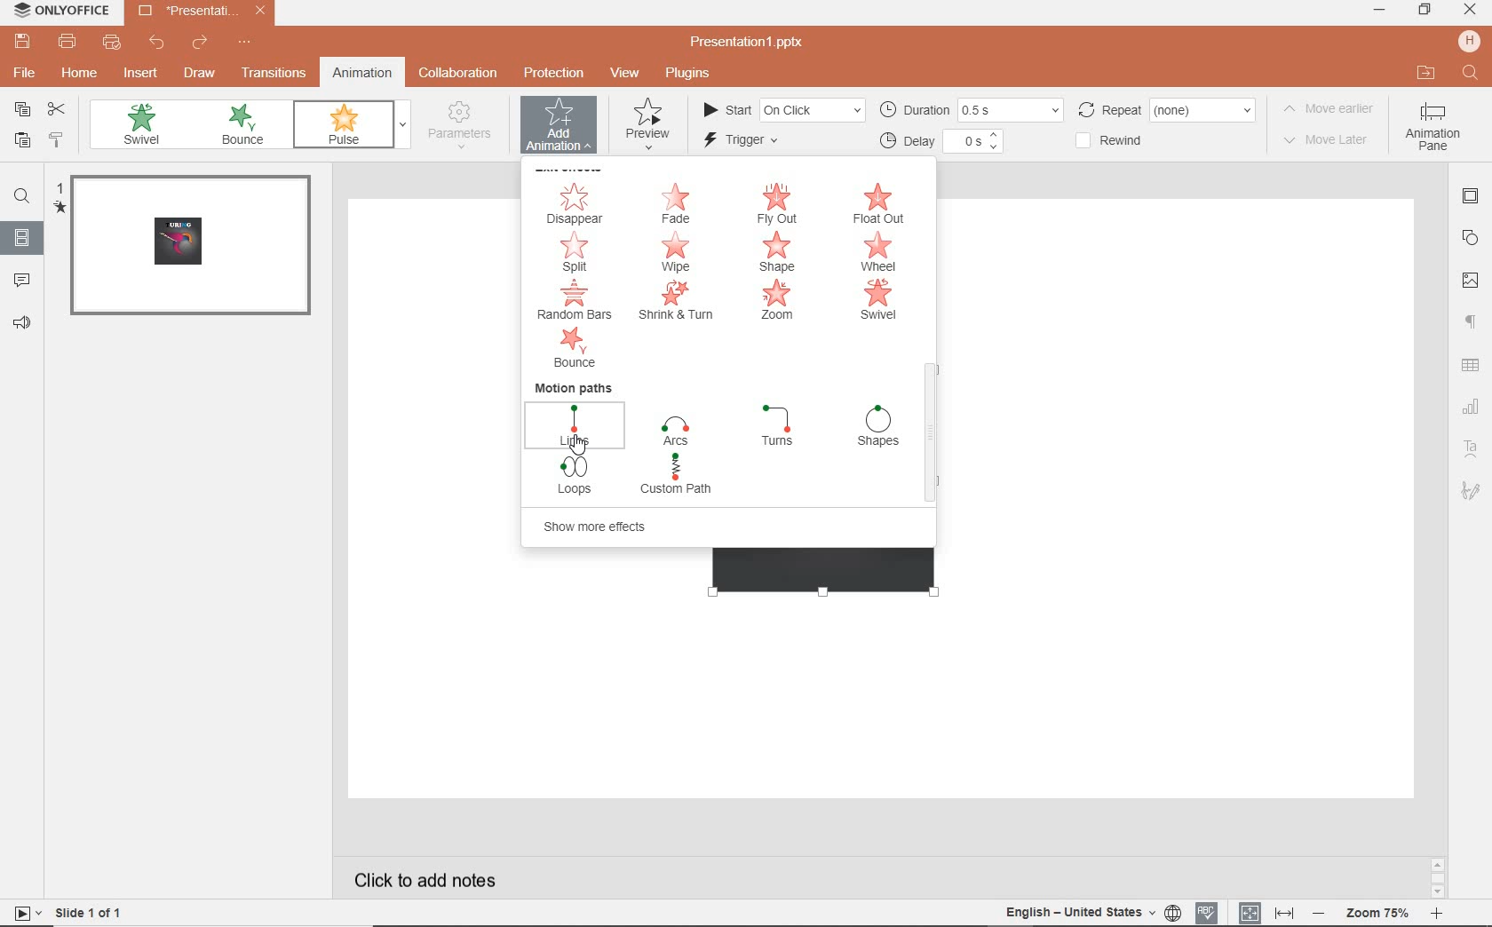 The height and width of the screenshot is (927, 1492). I want to click on custom path, so click(679, 477).